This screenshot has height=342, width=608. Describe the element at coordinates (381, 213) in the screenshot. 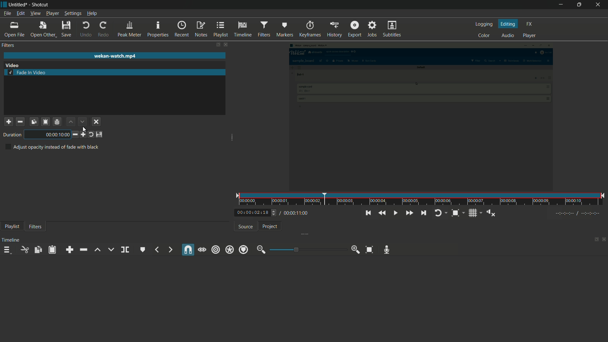

I see `quickly play backward` at that location.